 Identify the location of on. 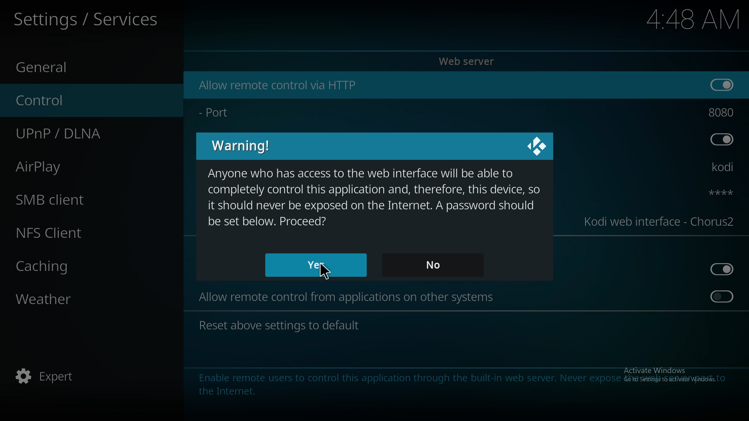
(723, 86).